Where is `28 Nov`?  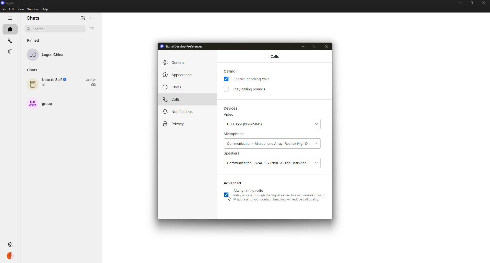
28 Nov is located at coordinates (91, 79).